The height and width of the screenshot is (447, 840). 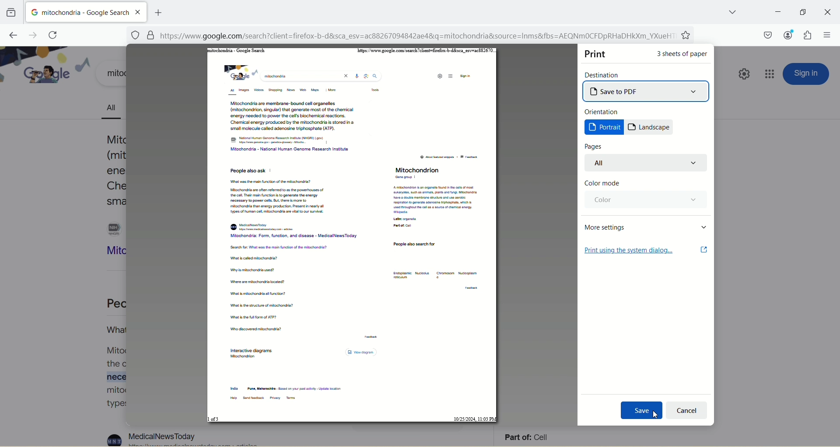 I want to click on cursor, so click(x=654, y=417).